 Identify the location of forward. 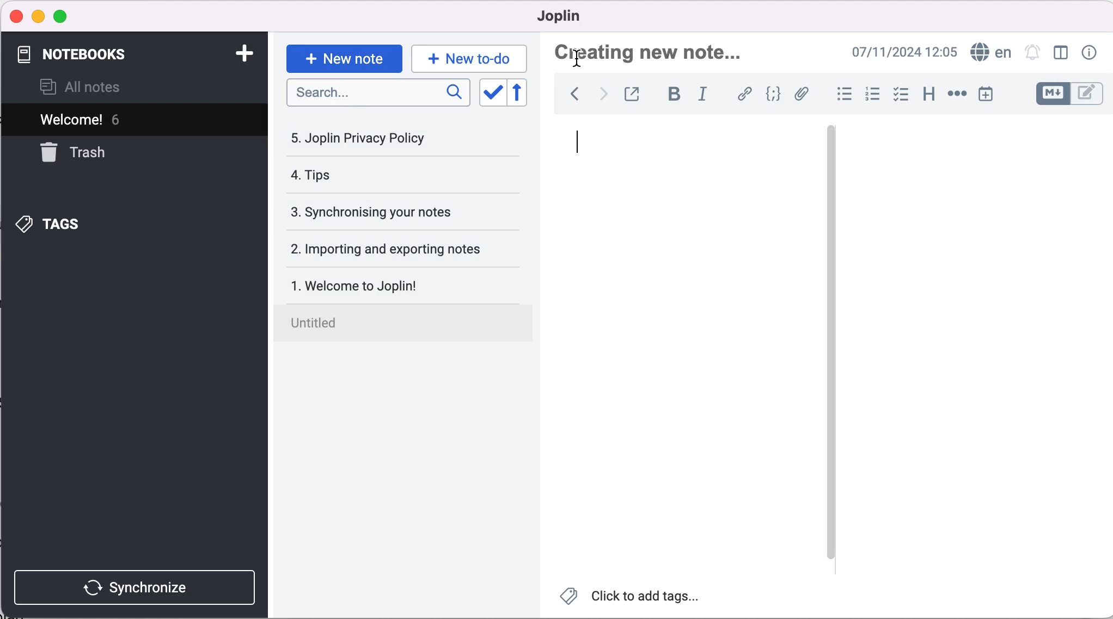
(602, 94).